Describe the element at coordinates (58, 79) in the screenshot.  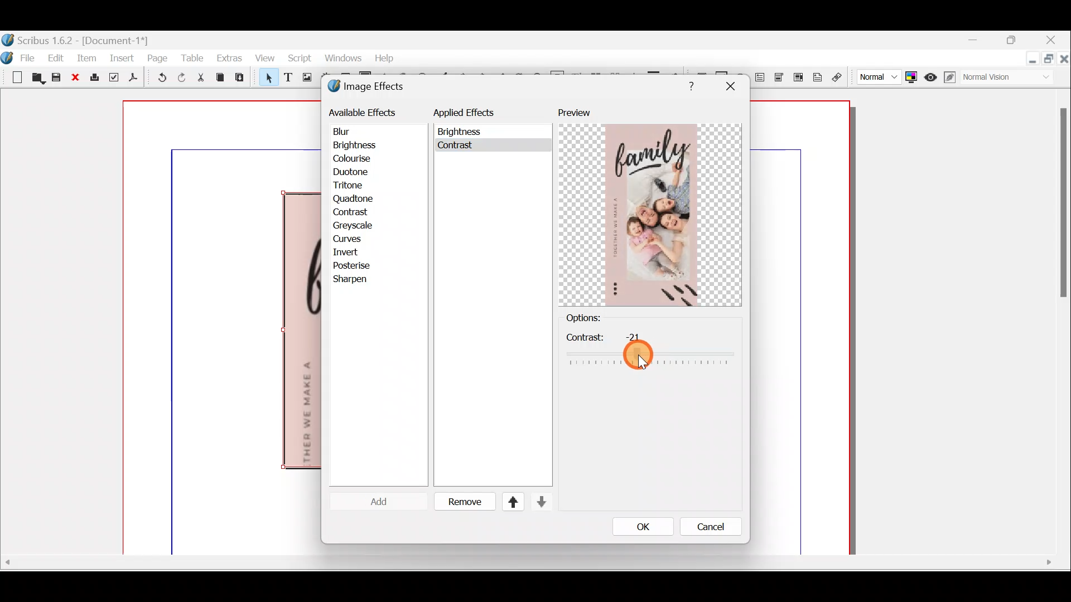
I see `Save` at that location.